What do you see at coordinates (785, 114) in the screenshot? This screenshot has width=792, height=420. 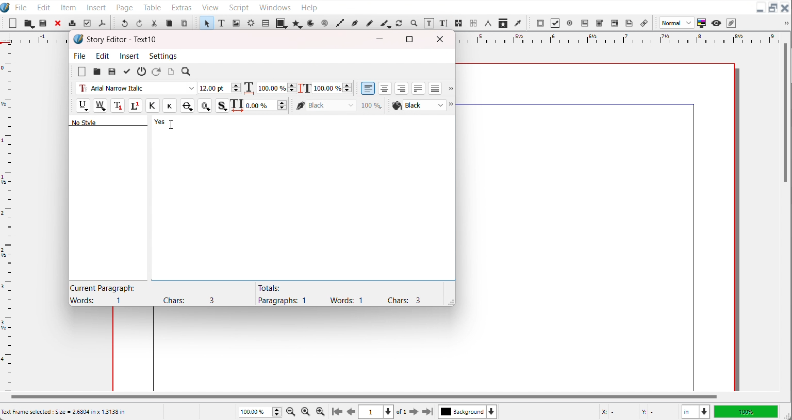 I see `Vertical scroll bar` at bounding box center [785, 114].